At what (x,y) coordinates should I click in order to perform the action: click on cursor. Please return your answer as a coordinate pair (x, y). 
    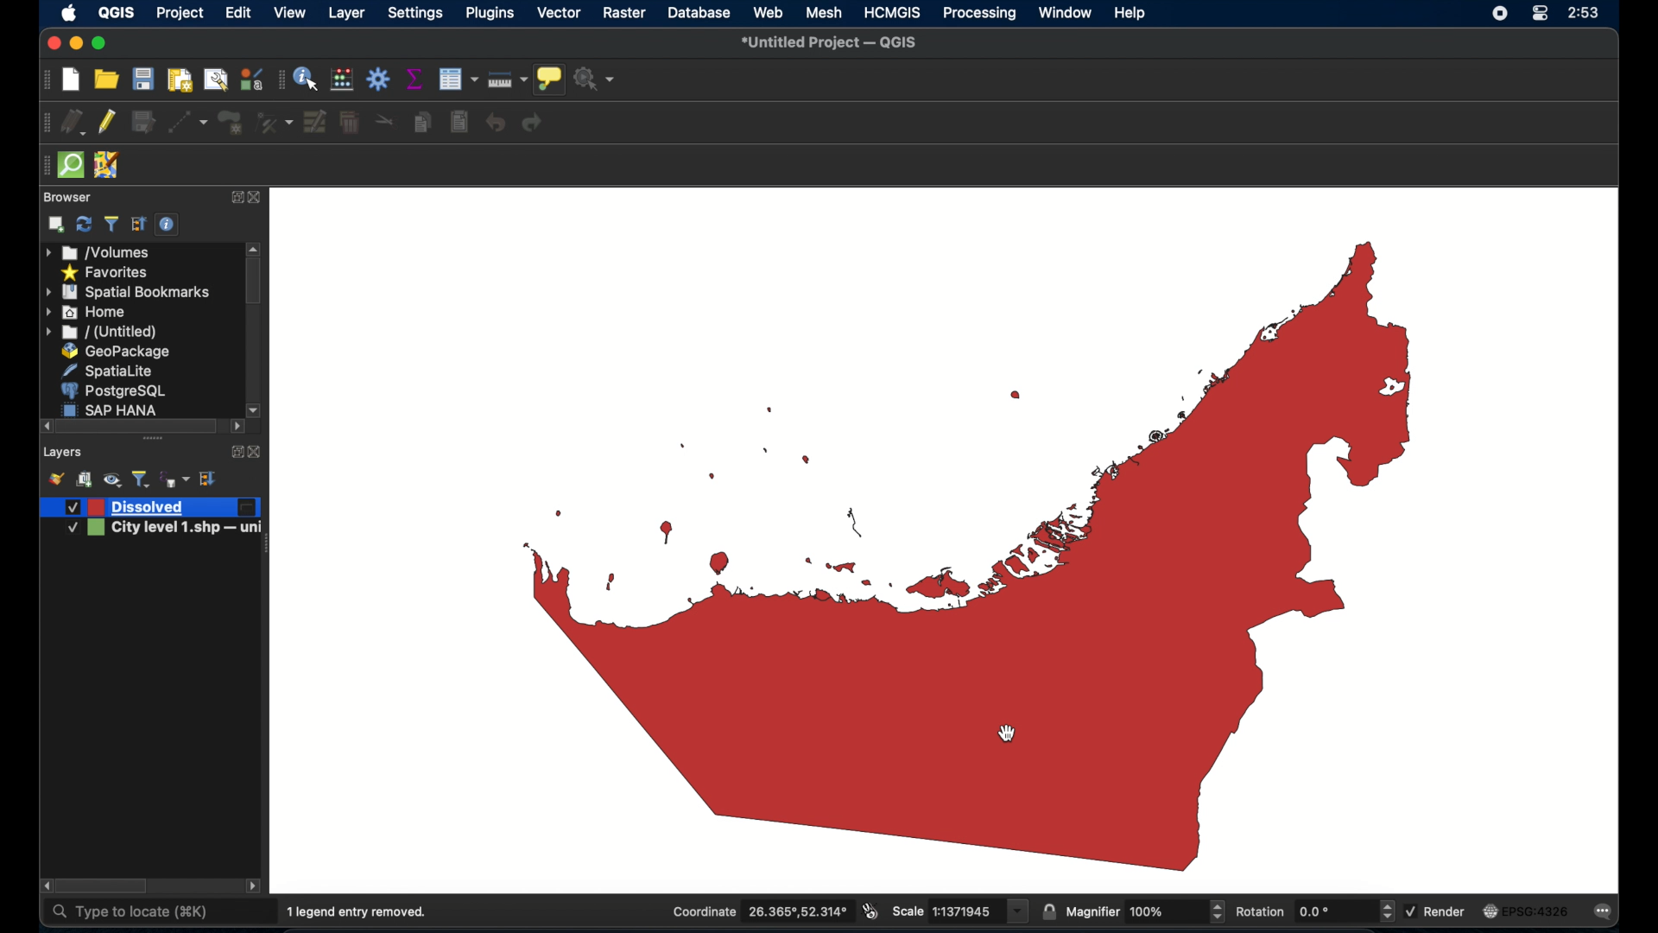
    Looking at the image, I should click on (1015, 740).